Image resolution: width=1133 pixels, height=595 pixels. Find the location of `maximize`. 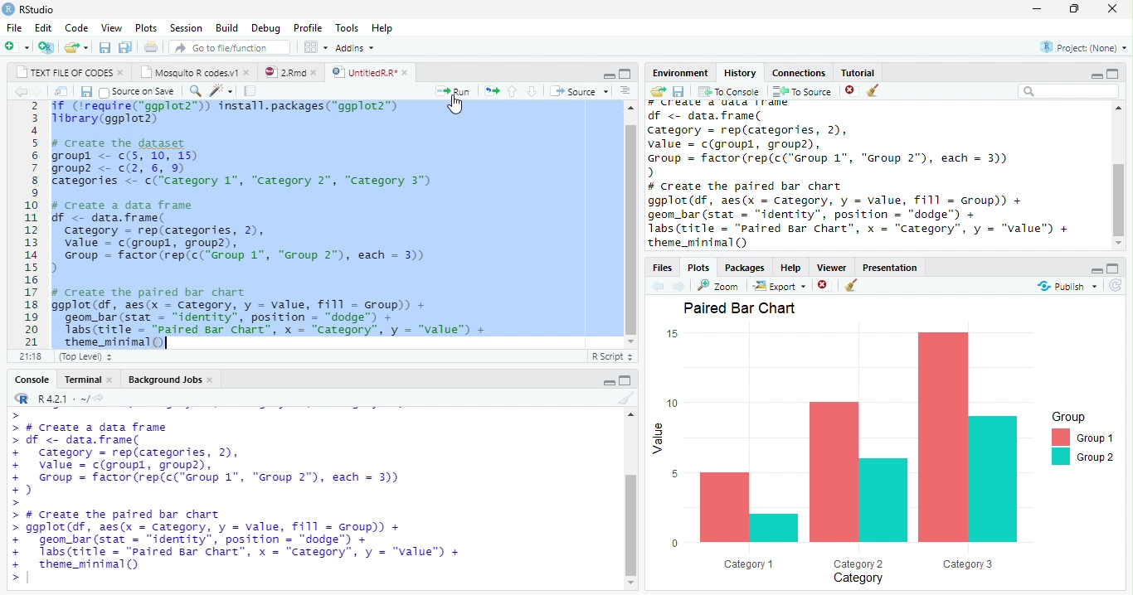

maximize is located at coordinates (1114, 269).